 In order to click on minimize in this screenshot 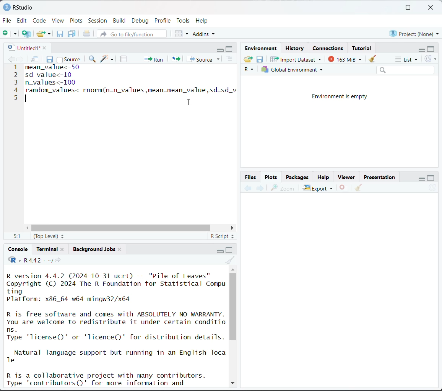, I will do `click(420, 49)`.